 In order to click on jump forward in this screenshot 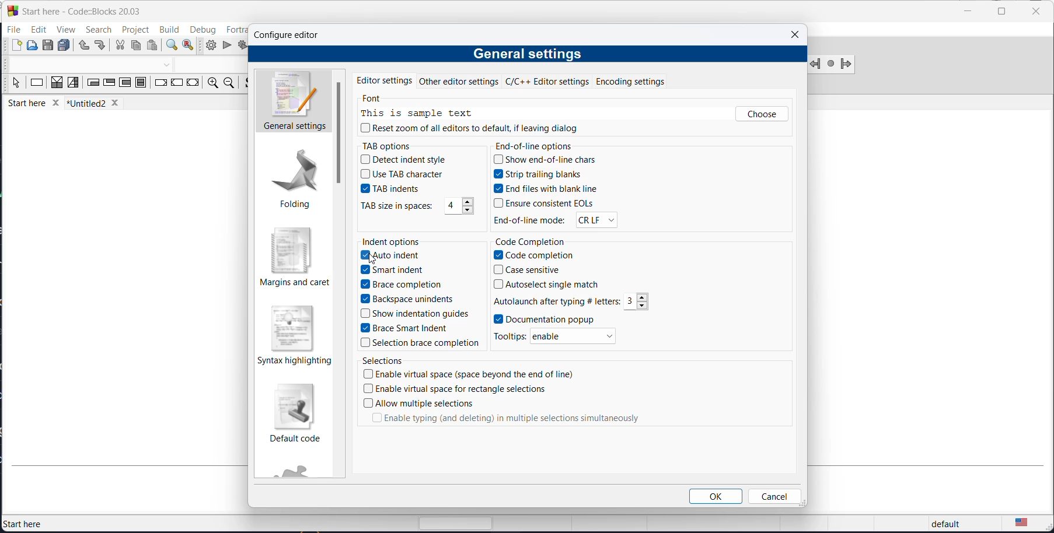, I will do `click(846, 64)`.